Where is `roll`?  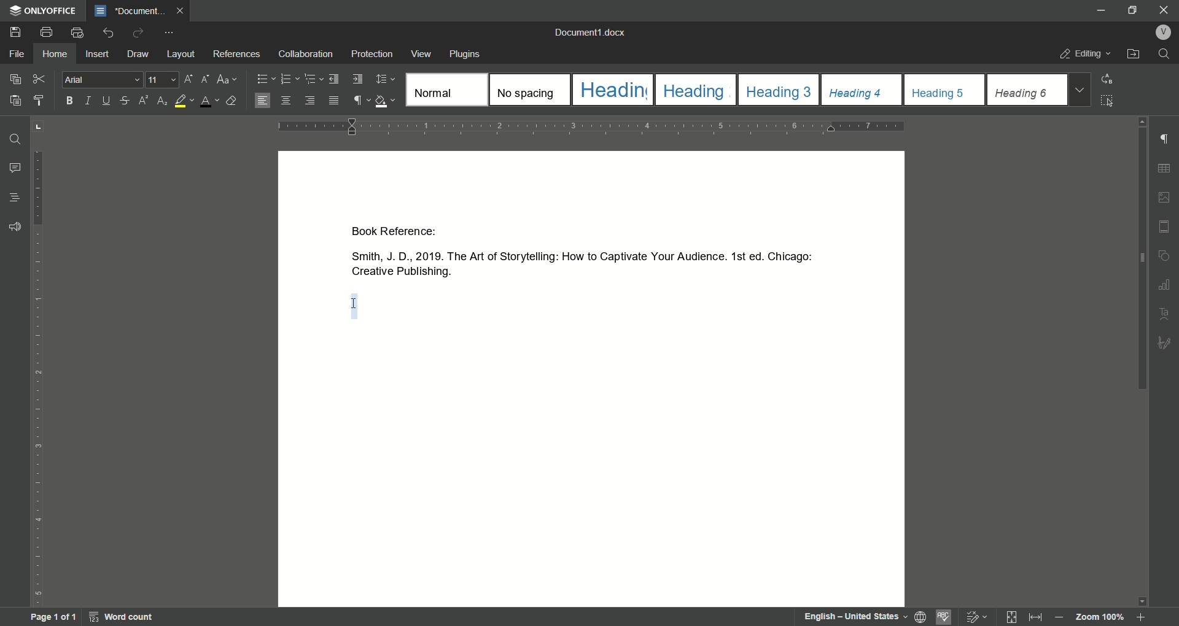 roll is located at coordinates (1143, 123).